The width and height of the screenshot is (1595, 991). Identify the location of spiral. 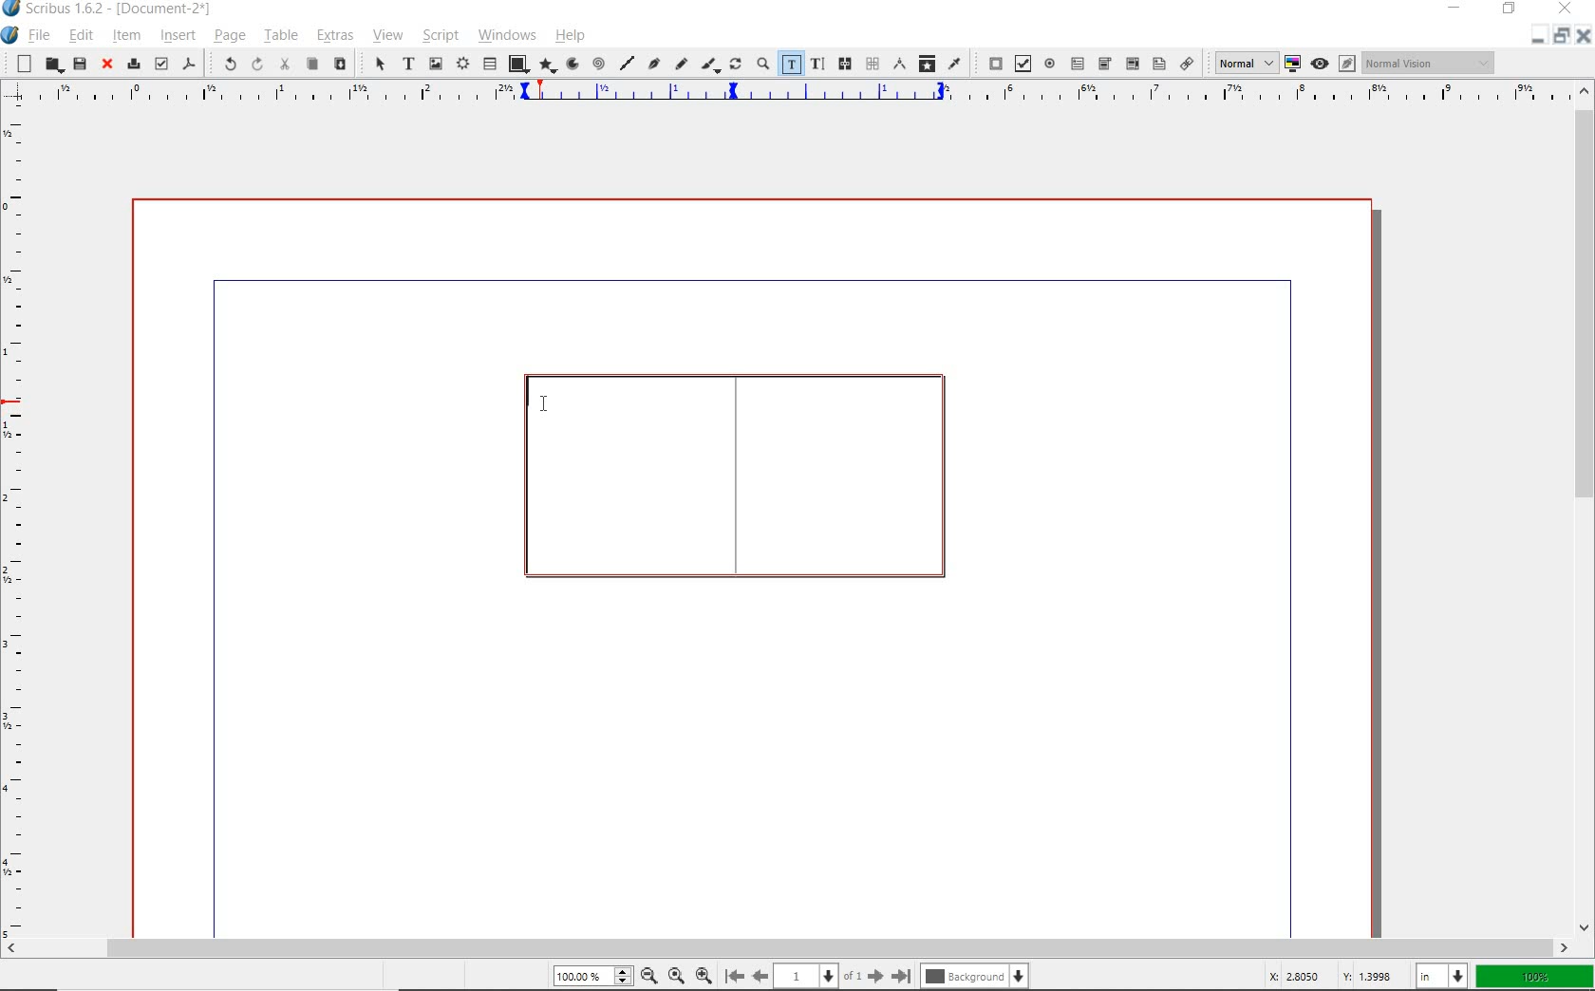
(598, 63).